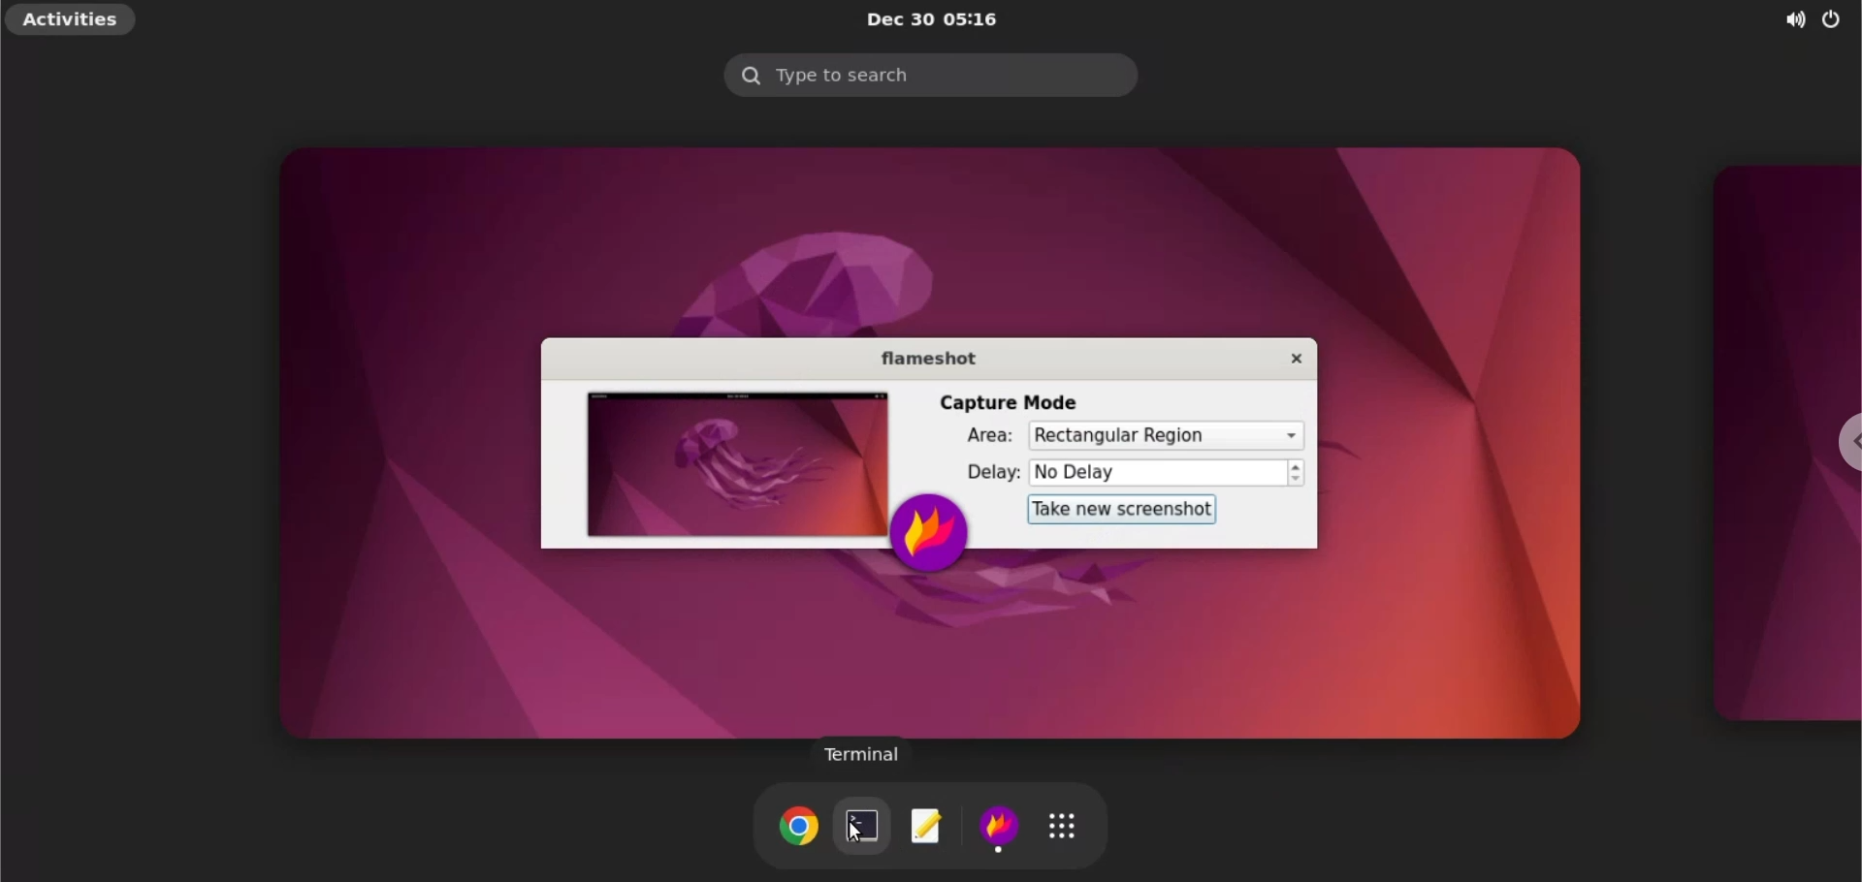 Image resolution: width=1862 pixels, height=882 pixels. Describe the element at coordinates (1004, 829) in the screenshot. I see `flameshot ` at that location.